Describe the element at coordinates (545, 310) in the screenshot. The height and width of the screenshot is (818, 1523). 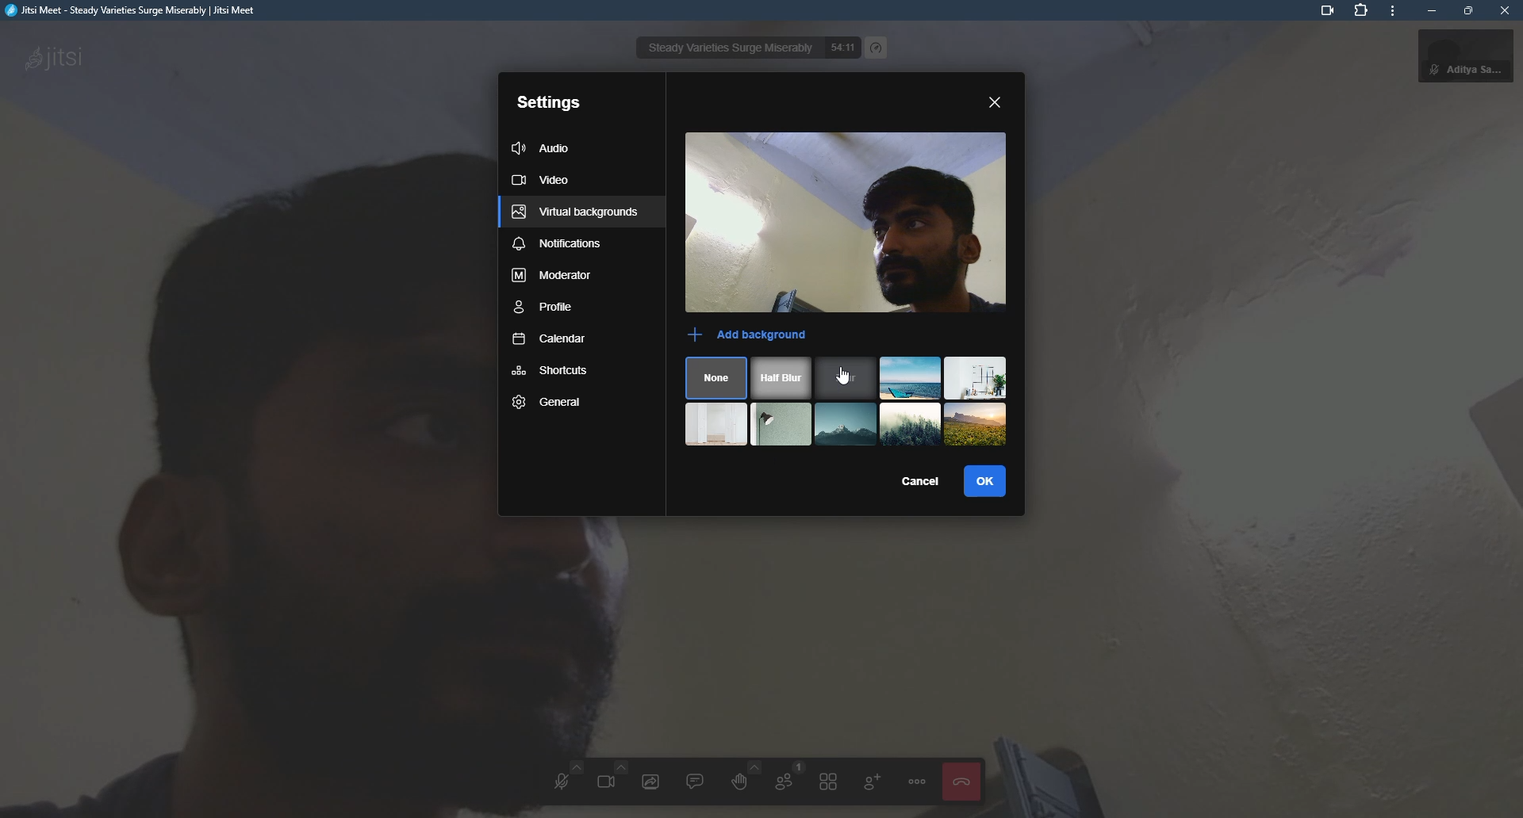
I see `profile` at that location.